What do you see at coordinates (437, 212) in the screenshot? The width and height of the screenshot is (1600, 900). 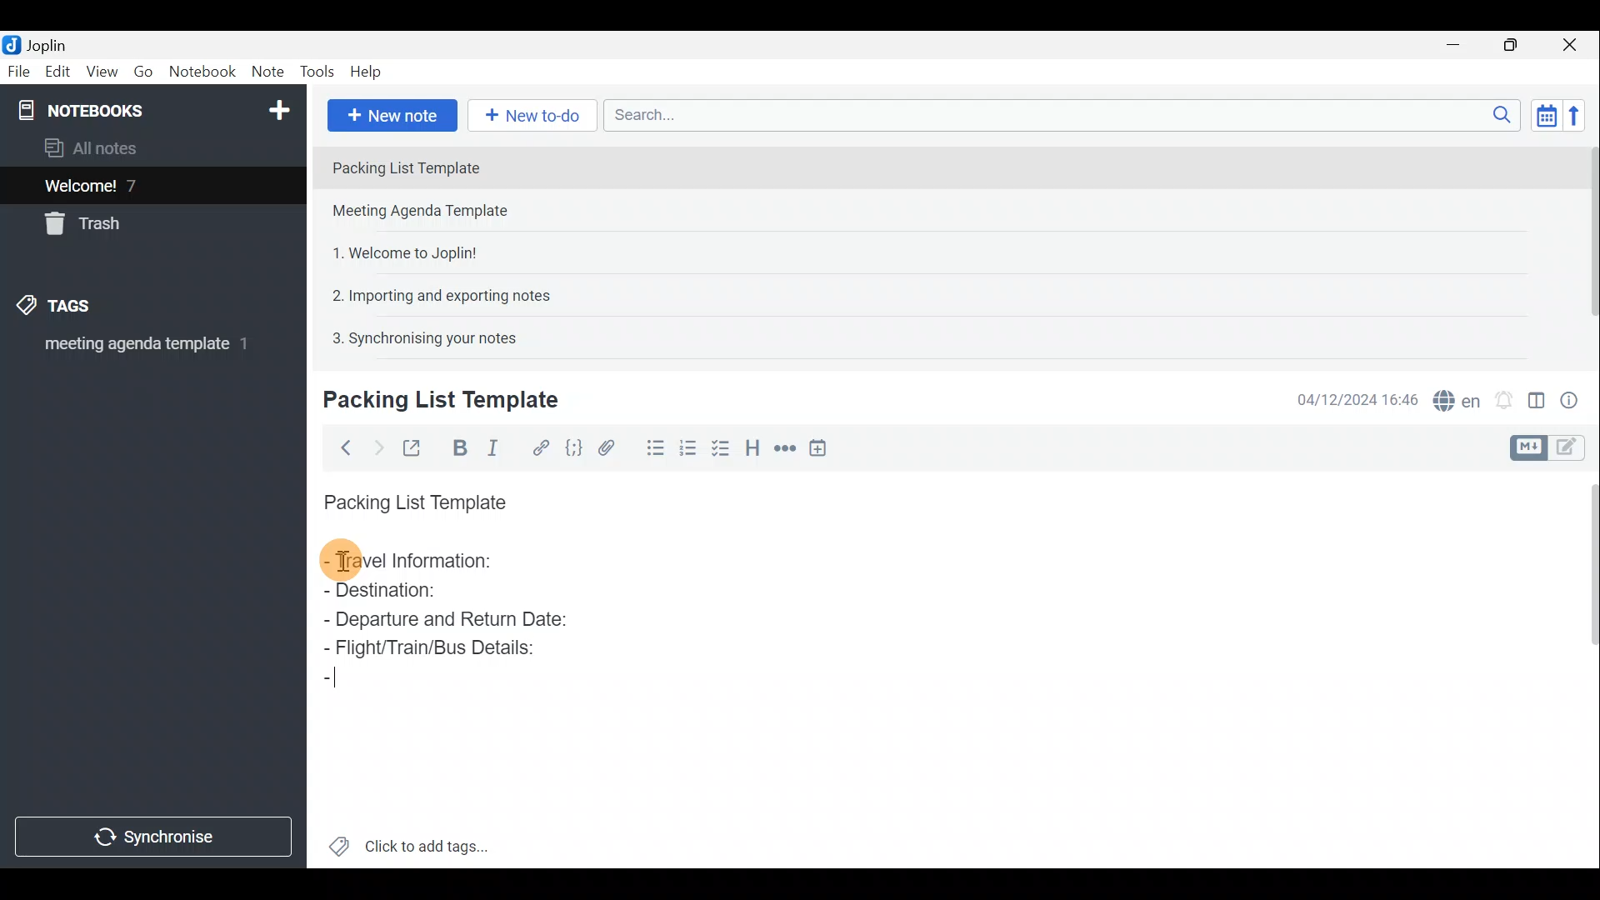 I see `Note 2` at bounding box center [437, 212].